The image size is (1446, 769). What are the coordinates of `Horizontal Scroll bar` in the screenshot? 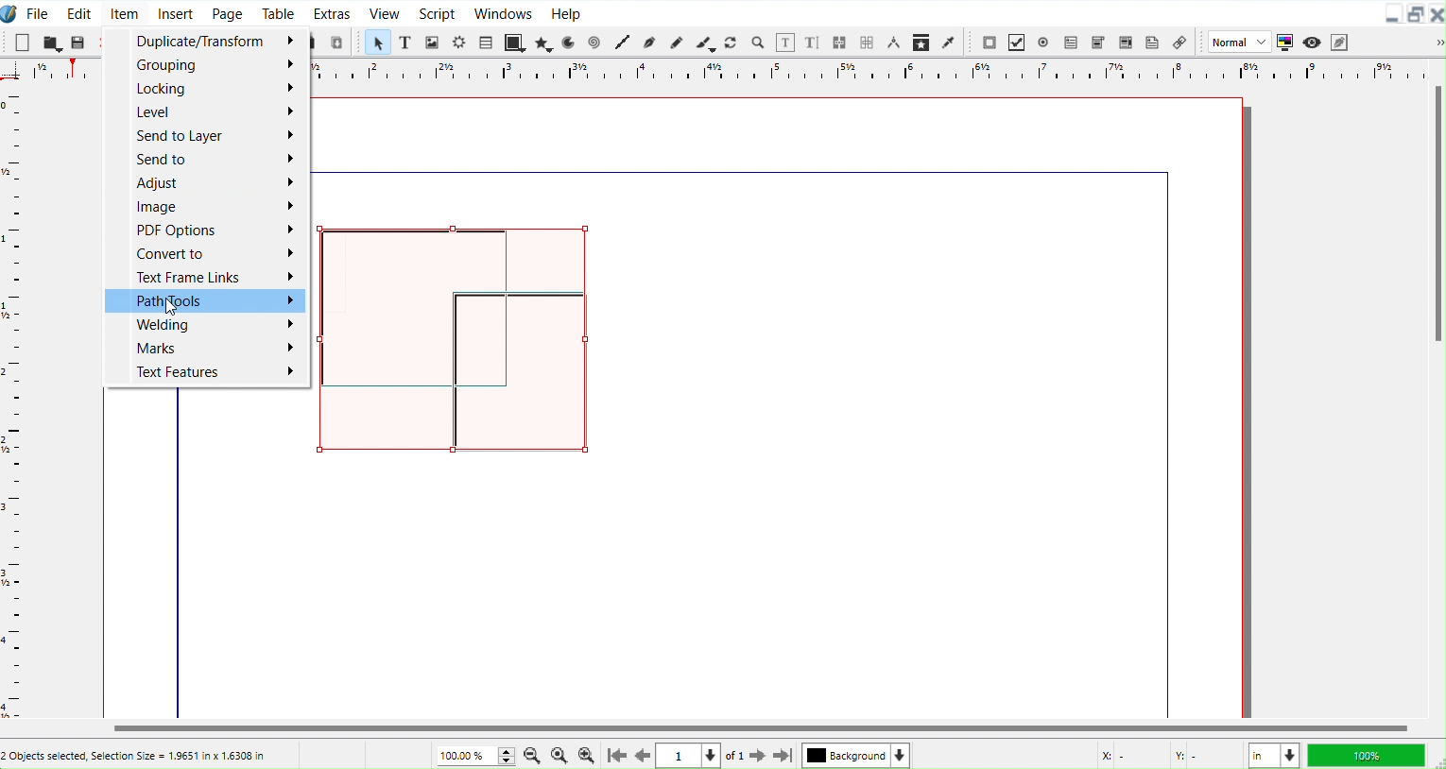 It's located at (722, 728).